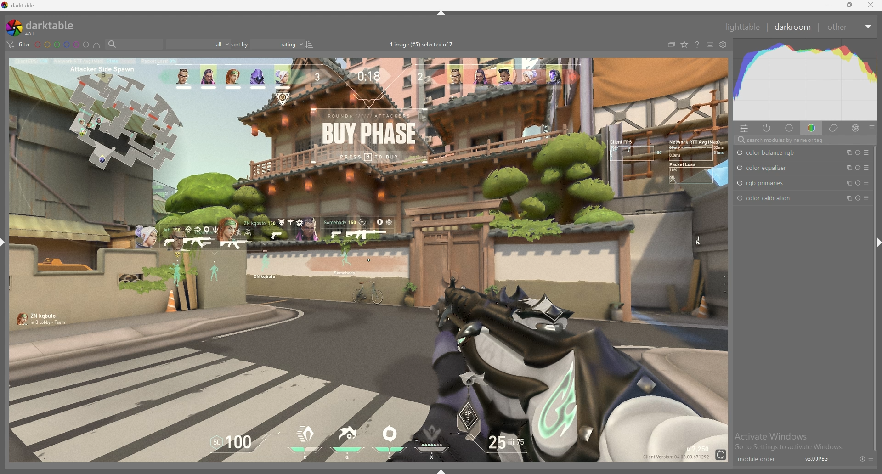  I want to click on color calibration, so click(776, 197).